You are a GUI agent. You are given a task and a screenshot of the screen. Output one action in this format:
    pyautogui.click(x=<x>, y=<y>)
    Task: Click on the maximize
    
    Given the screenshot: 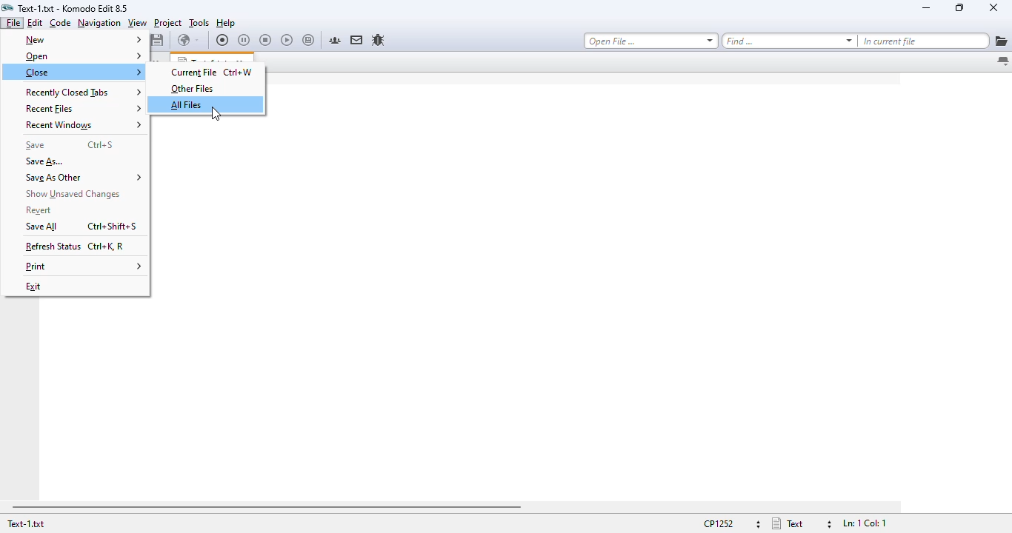 What is the action you would take?
    pyautogui.click(x=959, y=7)
    